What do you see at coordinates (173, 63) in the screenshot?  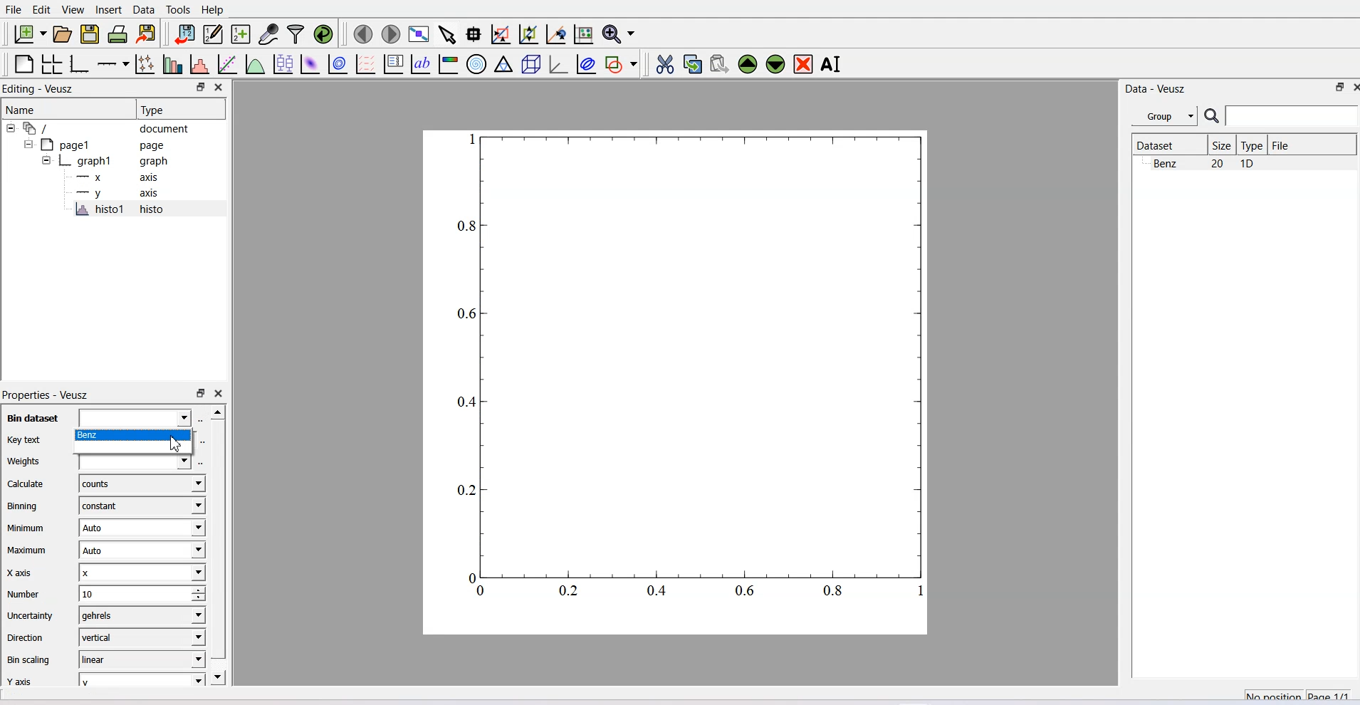 I see `Plot bar chart` at bounding box center [173, 63].